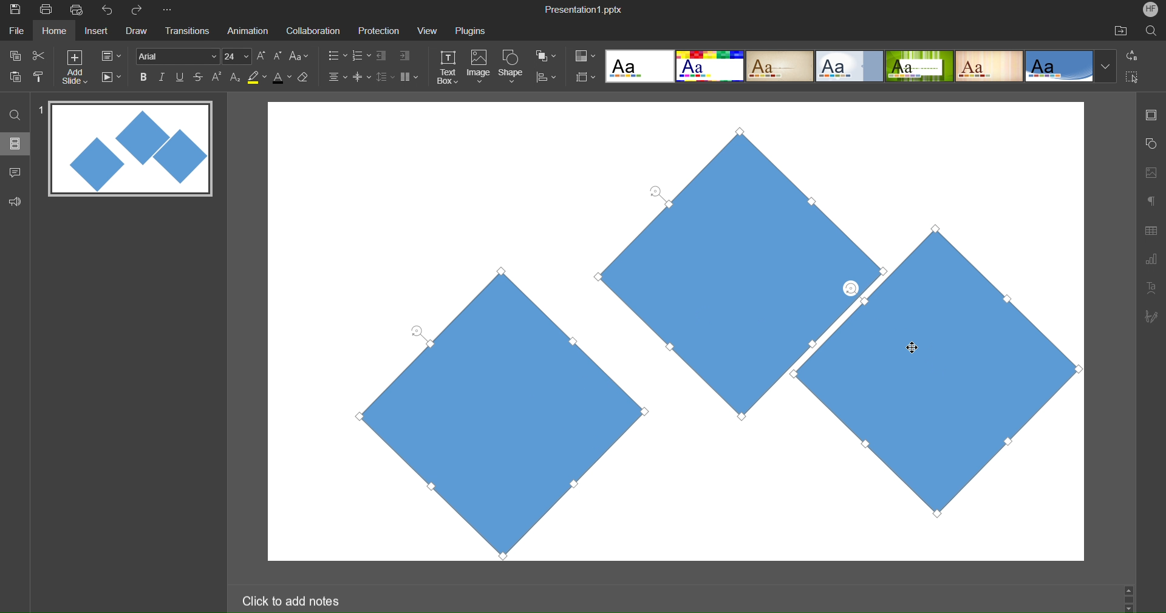  Describe the element at coordinates (14, 10) in the screenshot. I see `Save` at that location.